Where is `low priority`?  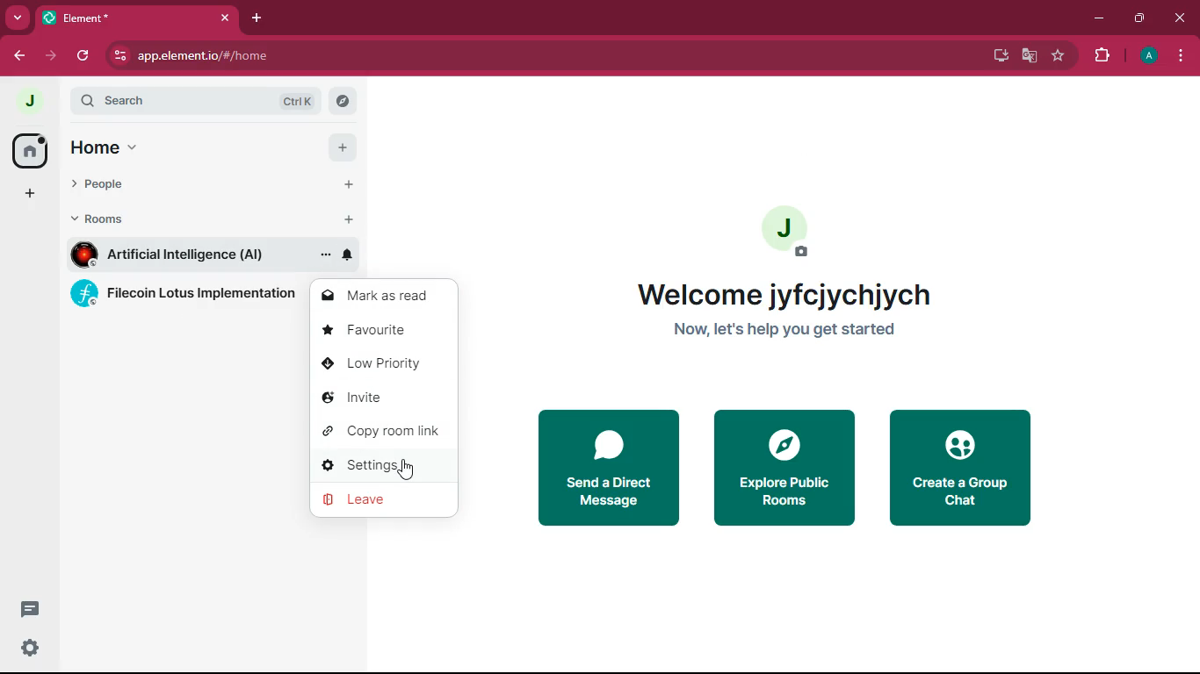 low priority is located at coordinates (386, 362).